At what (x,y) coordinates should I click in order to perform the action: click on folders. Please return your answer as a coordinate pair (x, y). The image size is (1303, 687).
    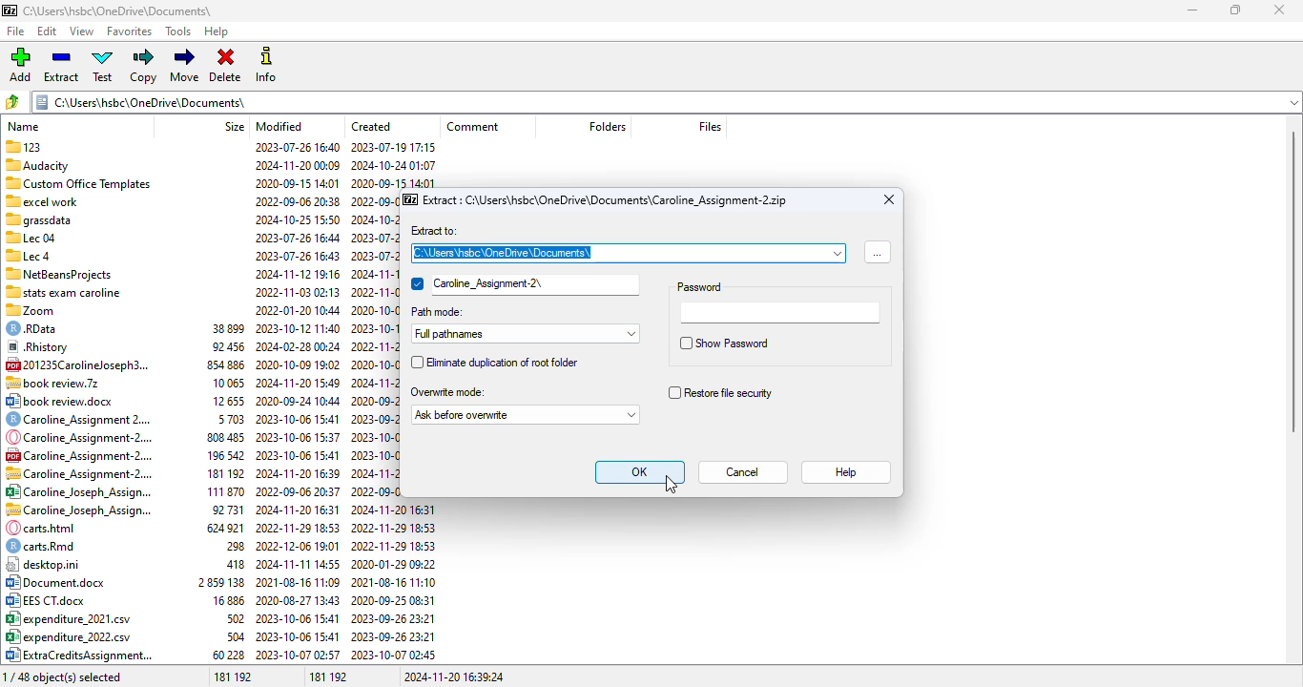
    Looking at the image, I should click on (606, 127).